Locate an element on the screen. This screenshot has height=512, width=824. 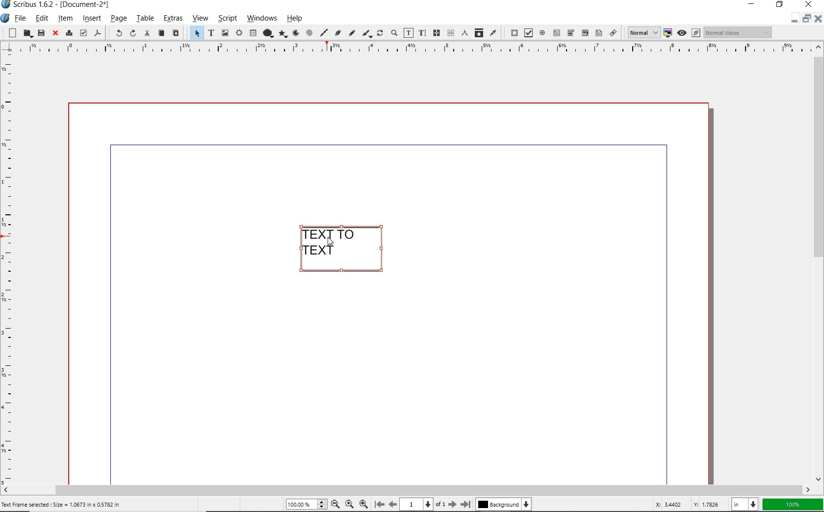
close is located at coordinates (55, 33).